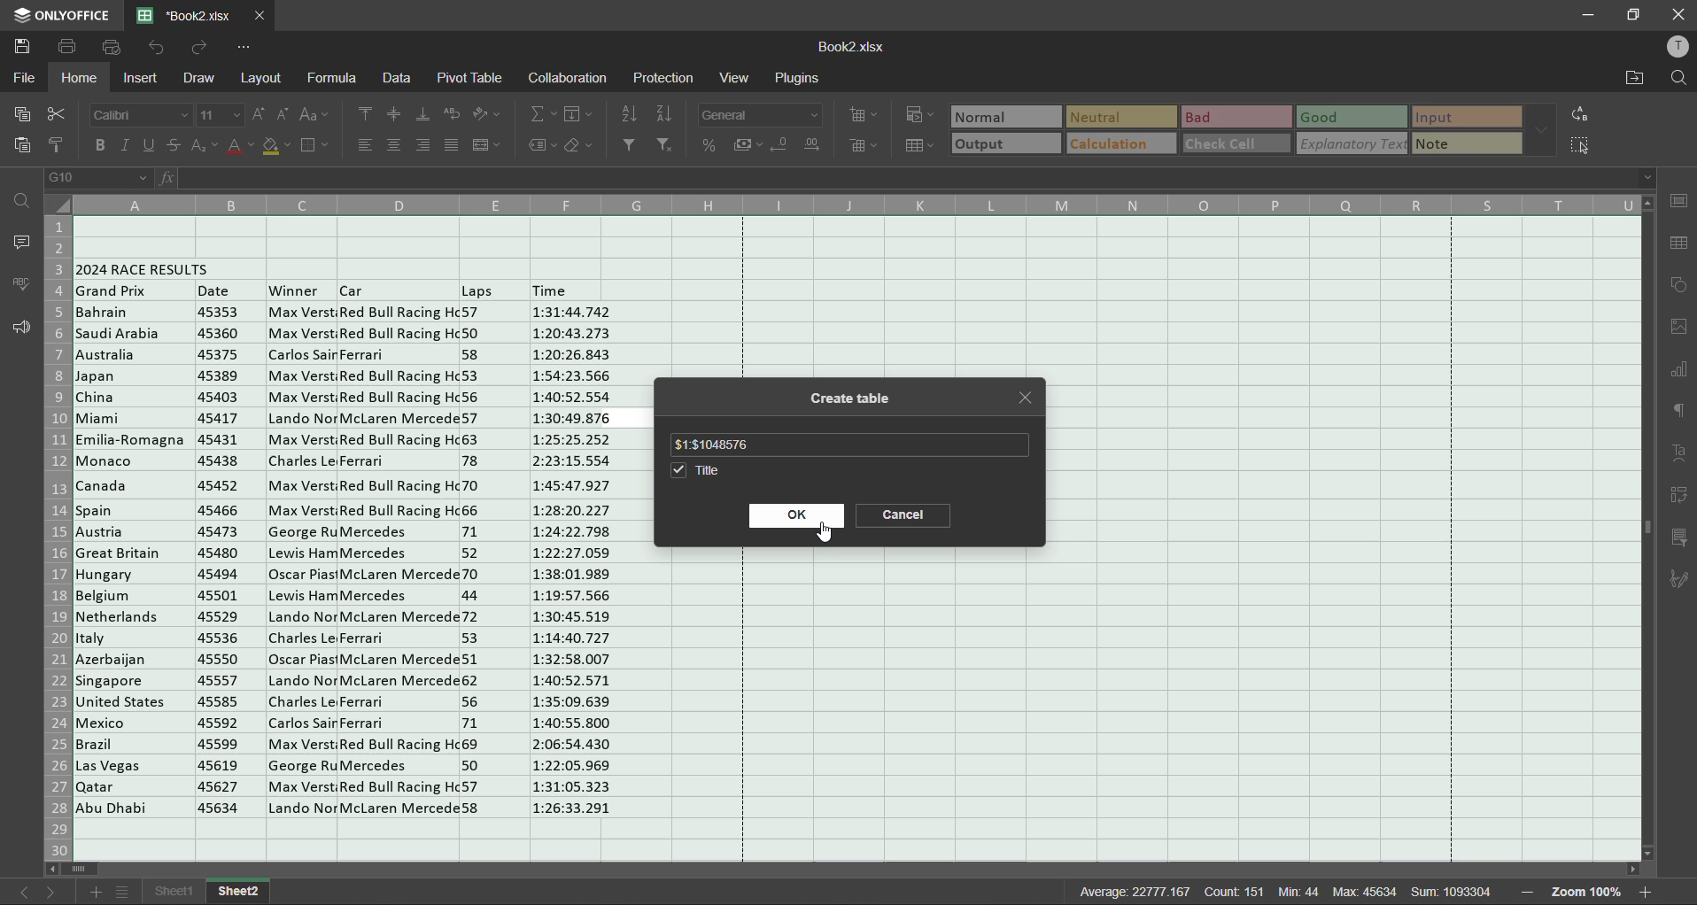 The image size is (1697, 905). I want to click on underline, so click(150, 147).